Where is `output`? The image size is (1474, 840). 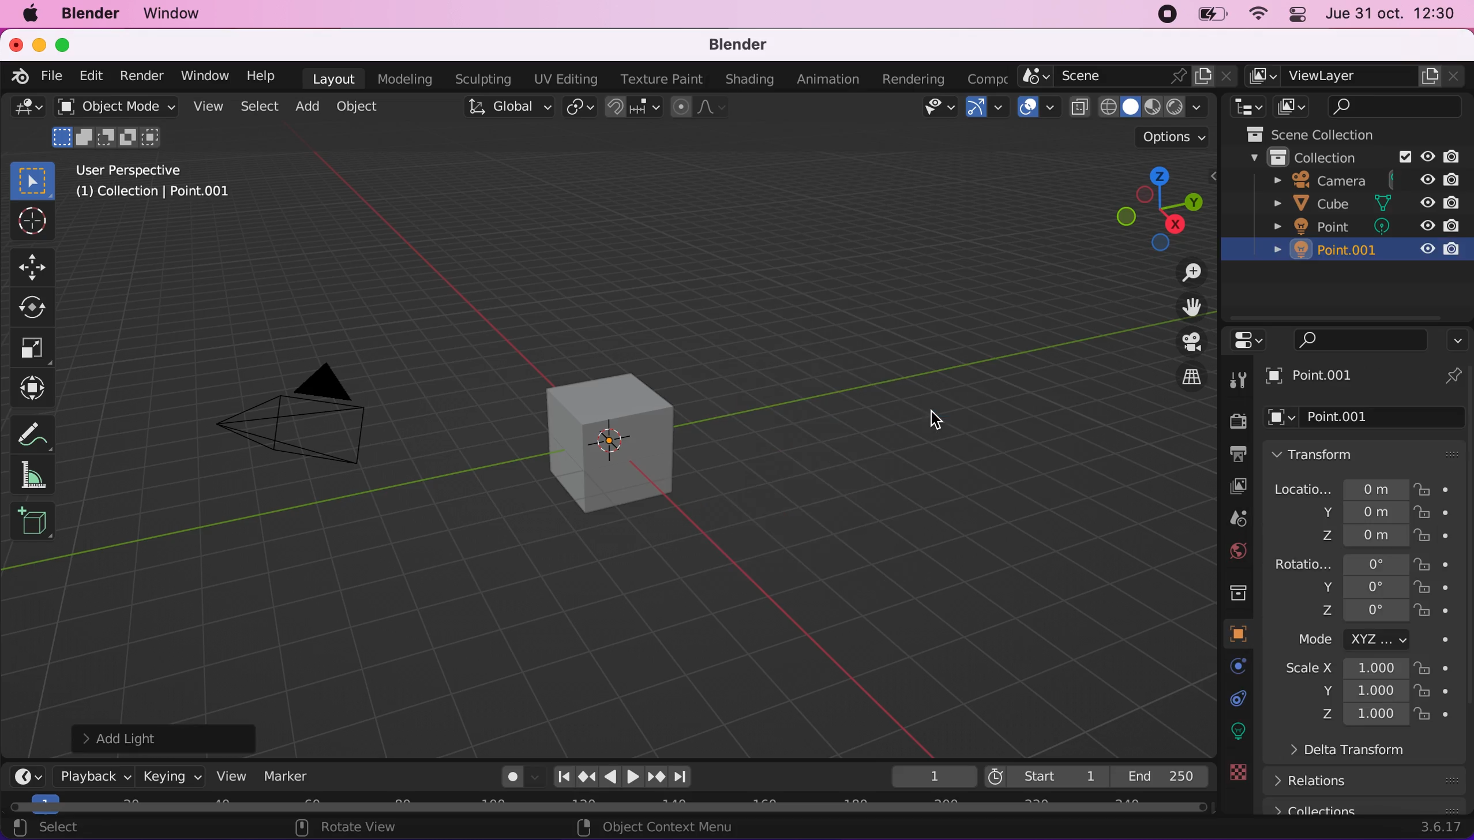
output is located at coordinates (1236, 453).